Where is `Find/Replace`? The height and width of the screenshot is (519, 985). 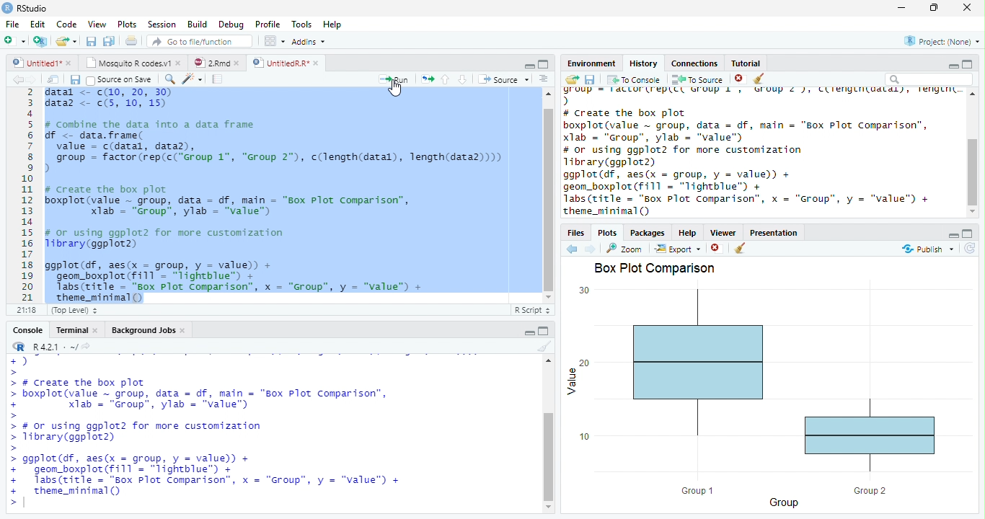 Find/Replace is located at coordinates (169, 79).